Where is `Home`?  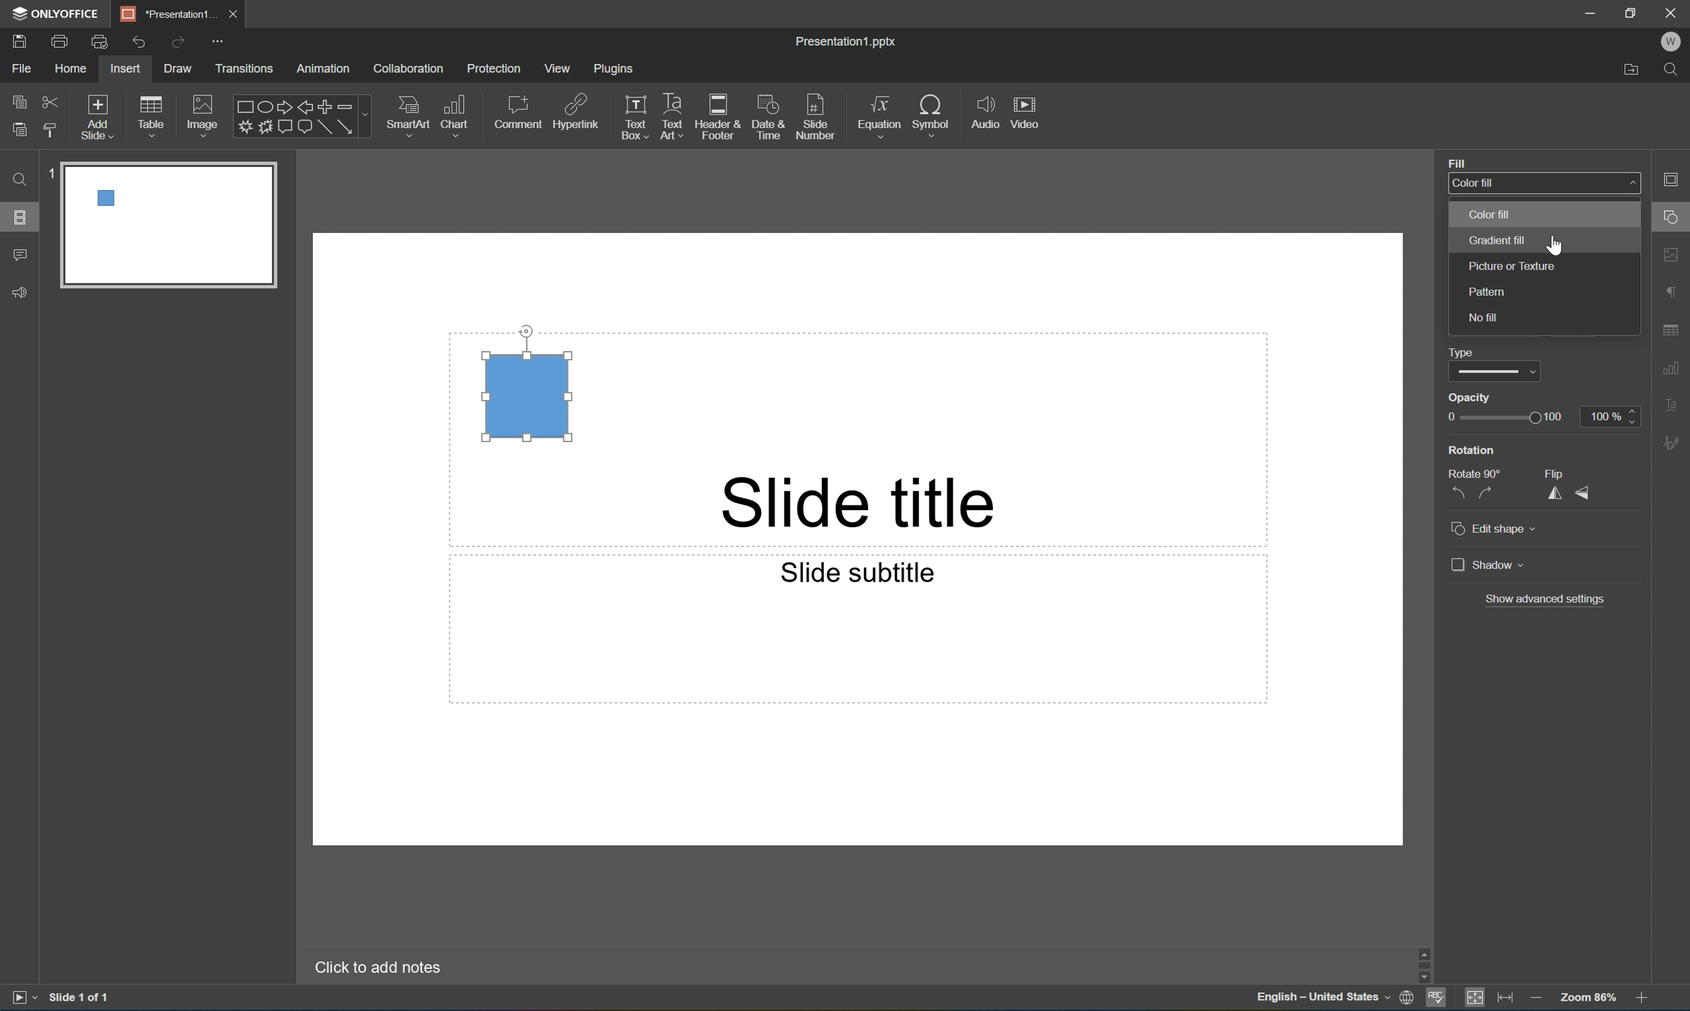
Home is located at coordinates (72, 68).